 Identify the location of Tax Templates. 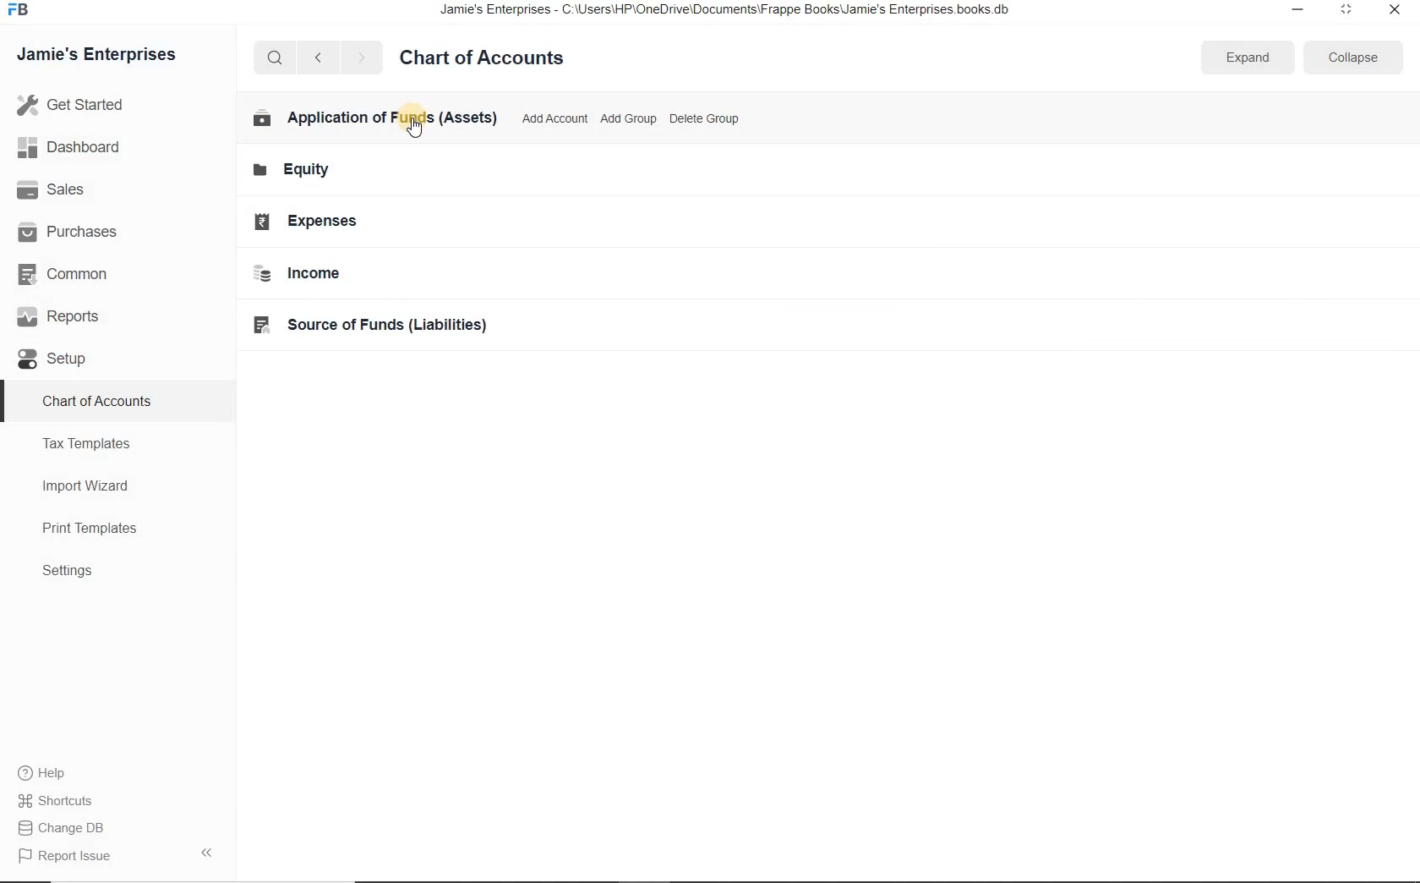
(93, 443).